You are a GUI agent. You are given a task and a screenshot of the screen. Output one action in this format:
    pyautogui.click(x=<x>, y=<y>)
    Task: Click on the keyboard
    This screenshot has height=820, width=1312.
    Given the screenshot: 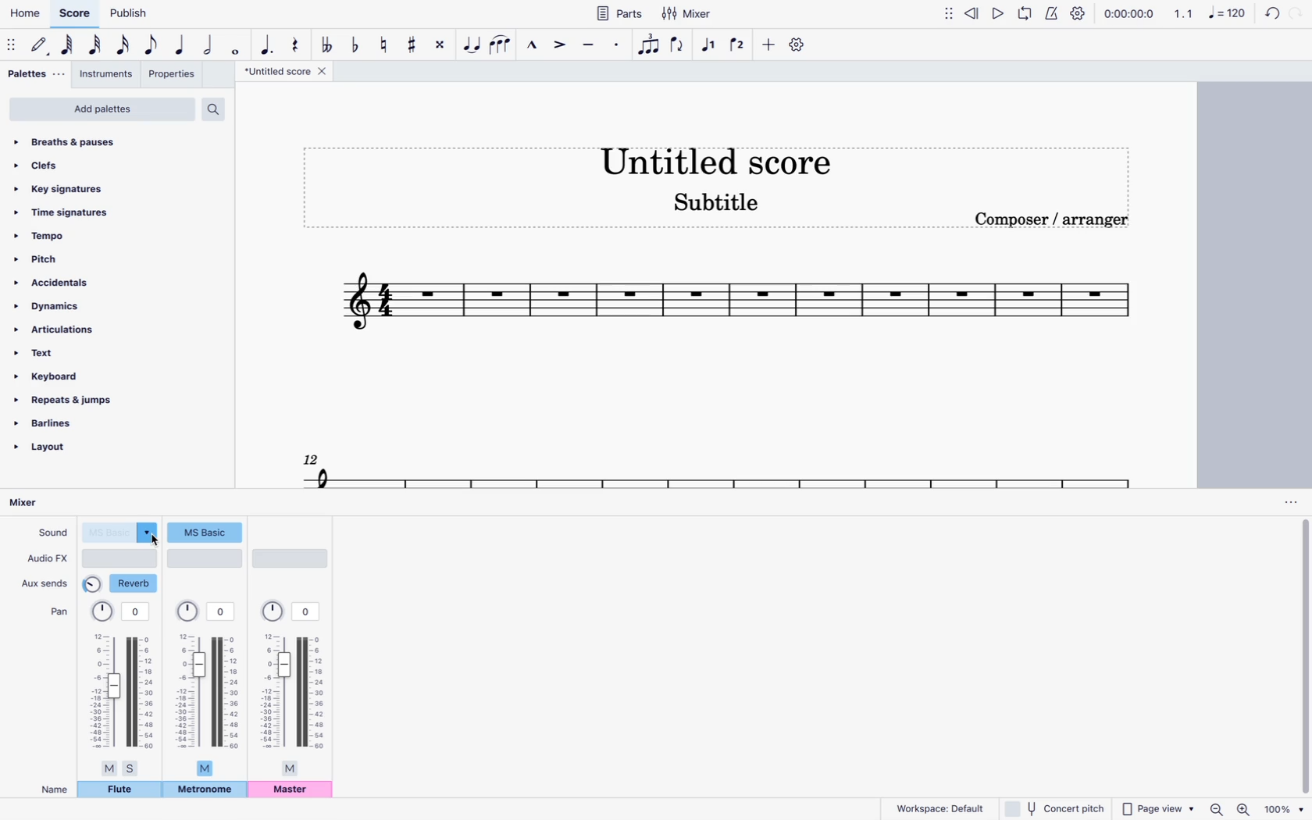 What is the action you would take?
    pyautogui.click(x=55, y=376)
    